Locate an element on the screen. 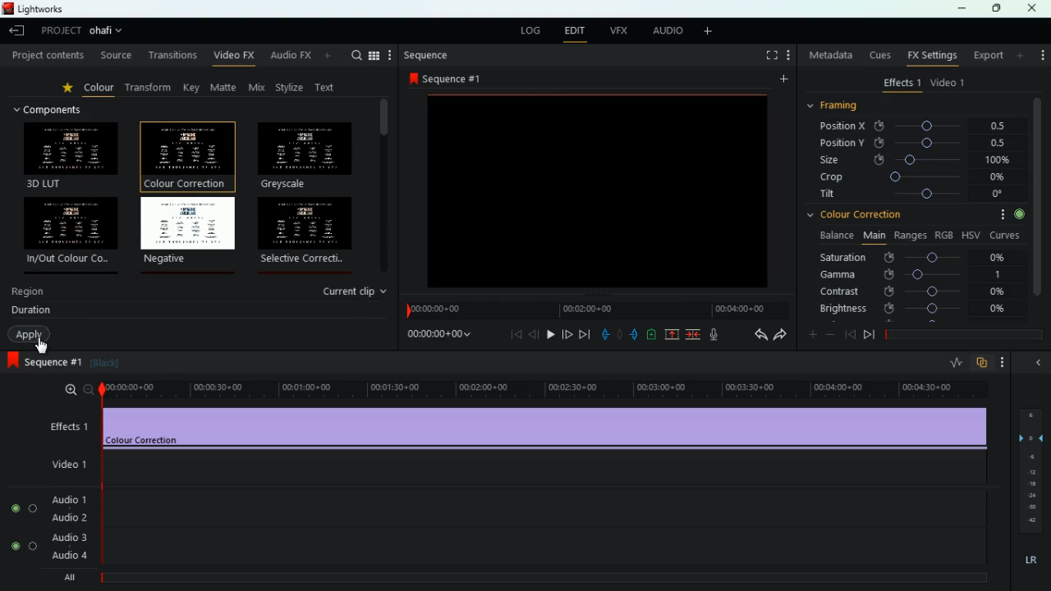  components is located at coordinates (56, 109).